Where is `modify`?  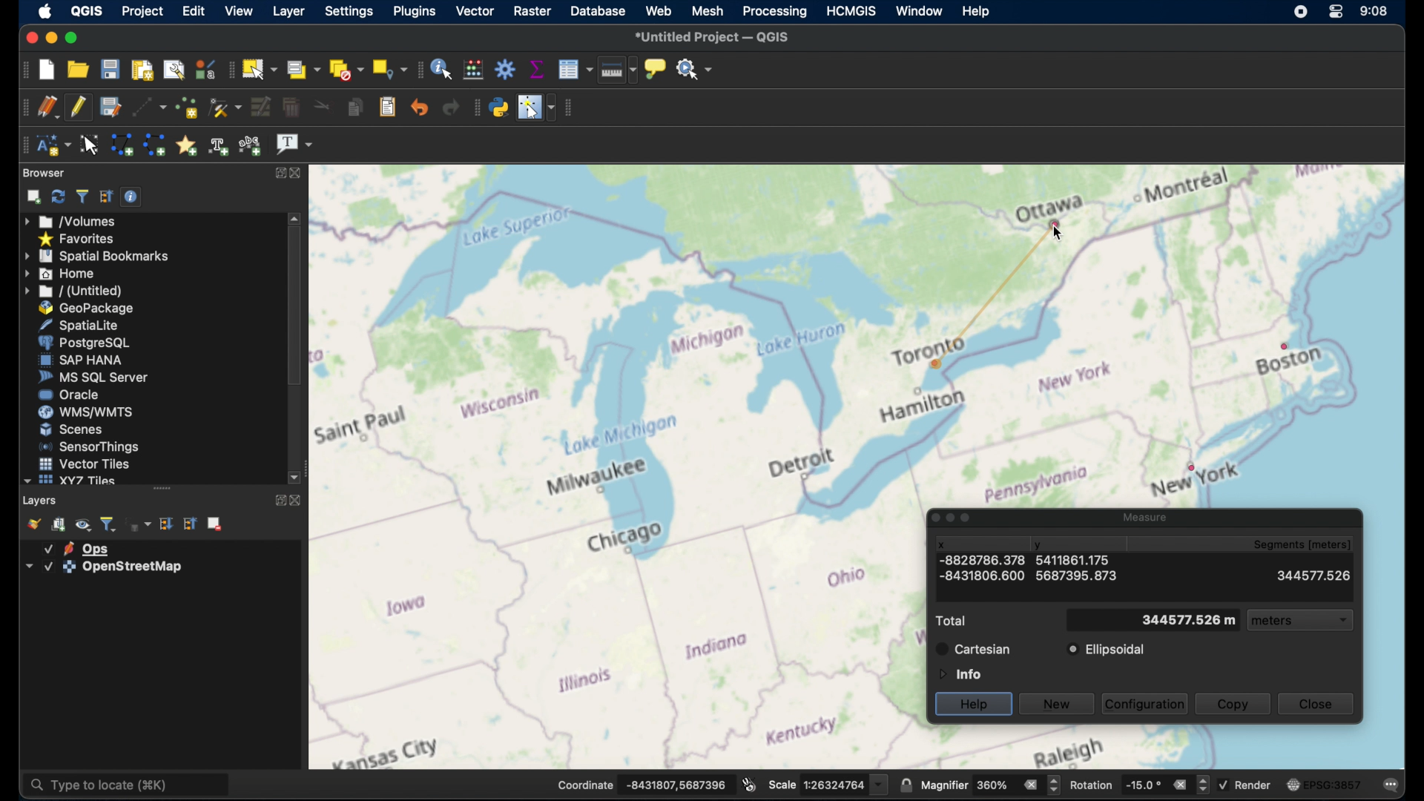
modify is located at coordinates (260, 106).